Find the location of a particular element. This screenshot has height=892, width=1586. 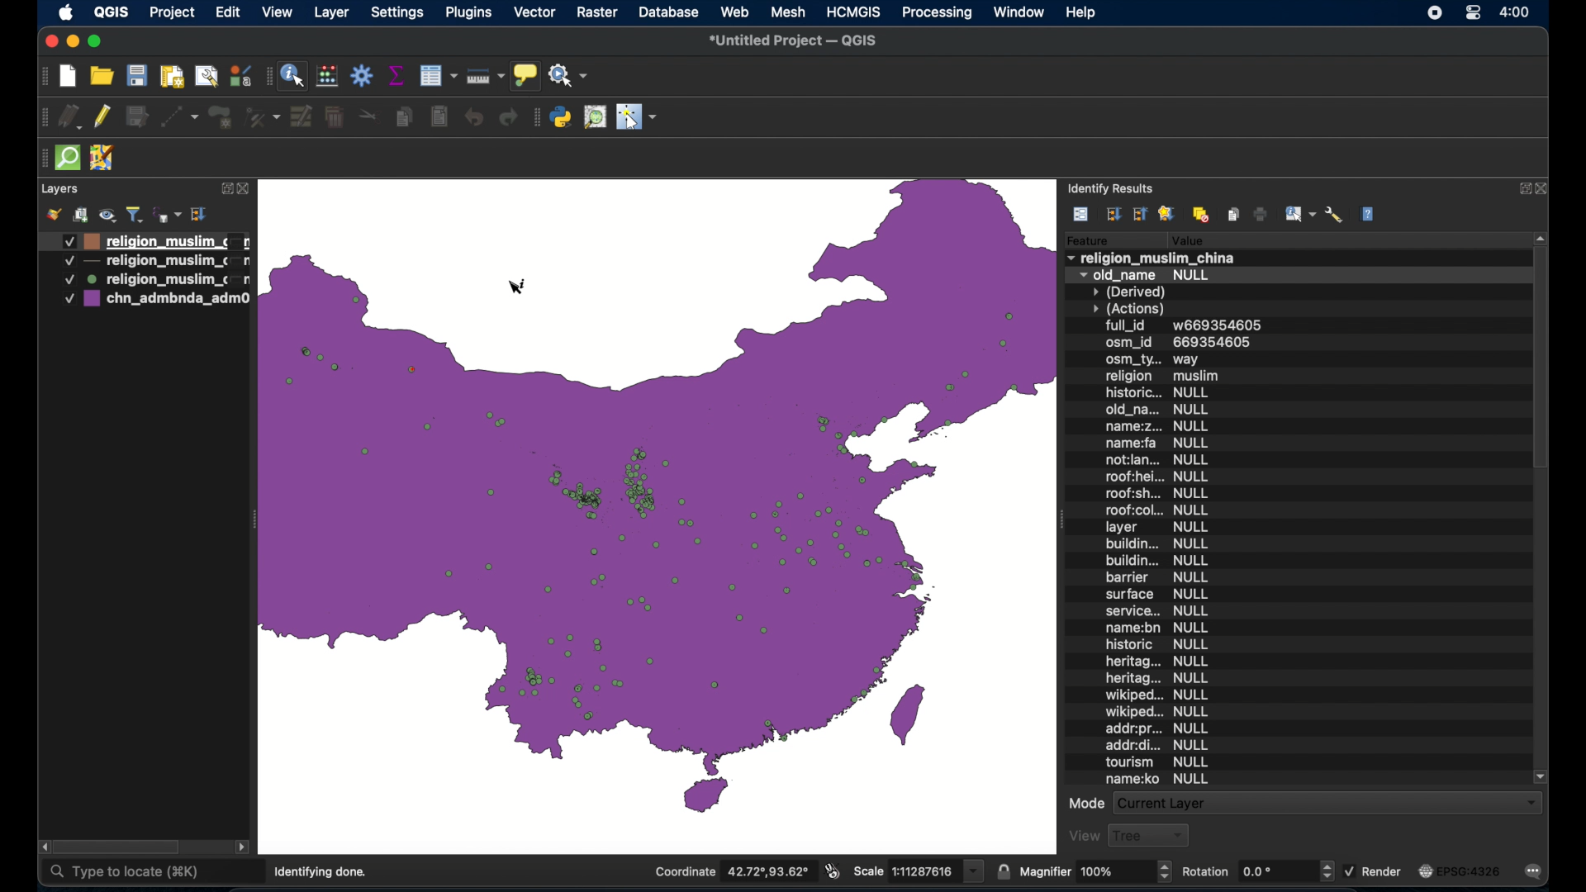

building is located at coordinates (1157, 543).